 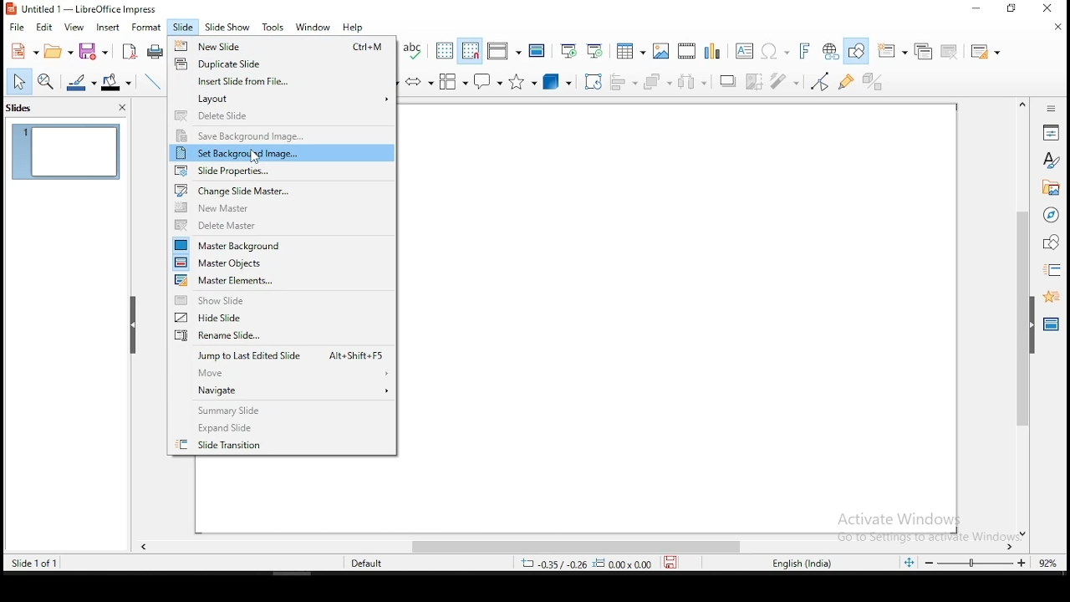 What do you see at coordinates (1051, 132) in the screenshot?
I see `properties` at bounding box center [1051, 132].